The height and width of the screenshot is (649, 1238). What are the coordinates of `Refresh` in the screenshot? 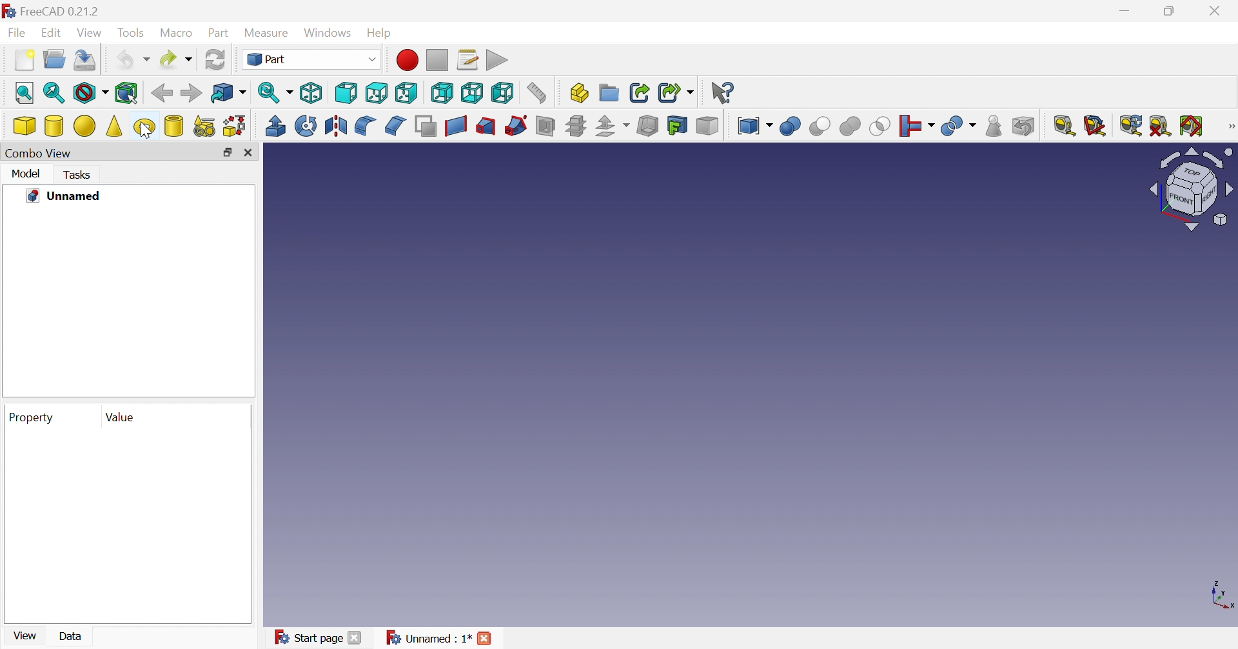 It's located at (1132, 125).